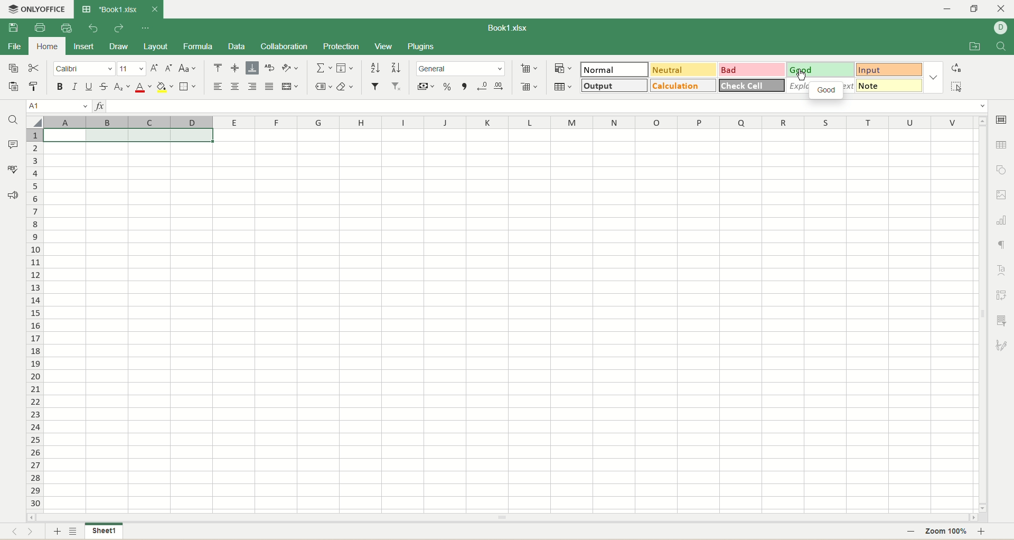 The height and width of the screenshot is (540, 1014). What do you see at coordinates (36, 68) in the screenshot?
I see `cut` at bounding box center [36, 68].